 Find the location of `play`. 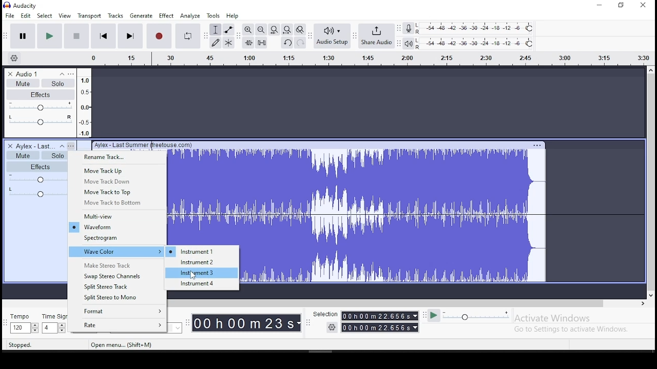

play is located at coordinates (49, 36).